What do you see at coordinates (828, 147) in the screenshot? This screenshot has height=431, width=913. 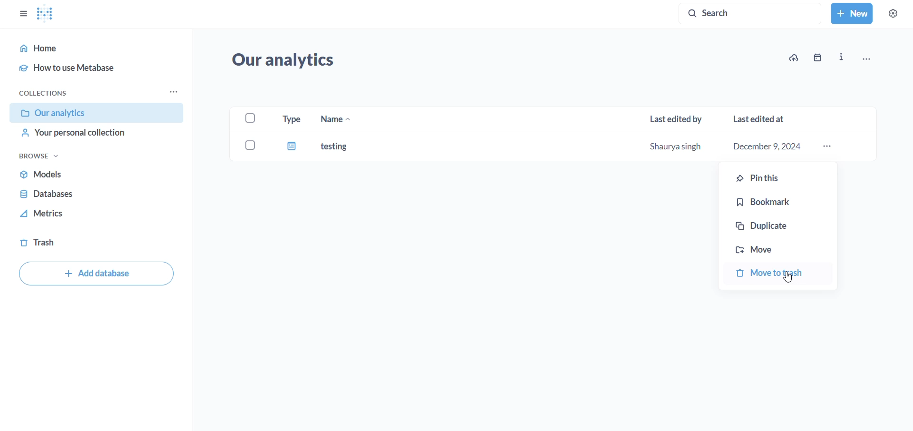 I see `testing dashboard menu` at bounding box center [828, 147].